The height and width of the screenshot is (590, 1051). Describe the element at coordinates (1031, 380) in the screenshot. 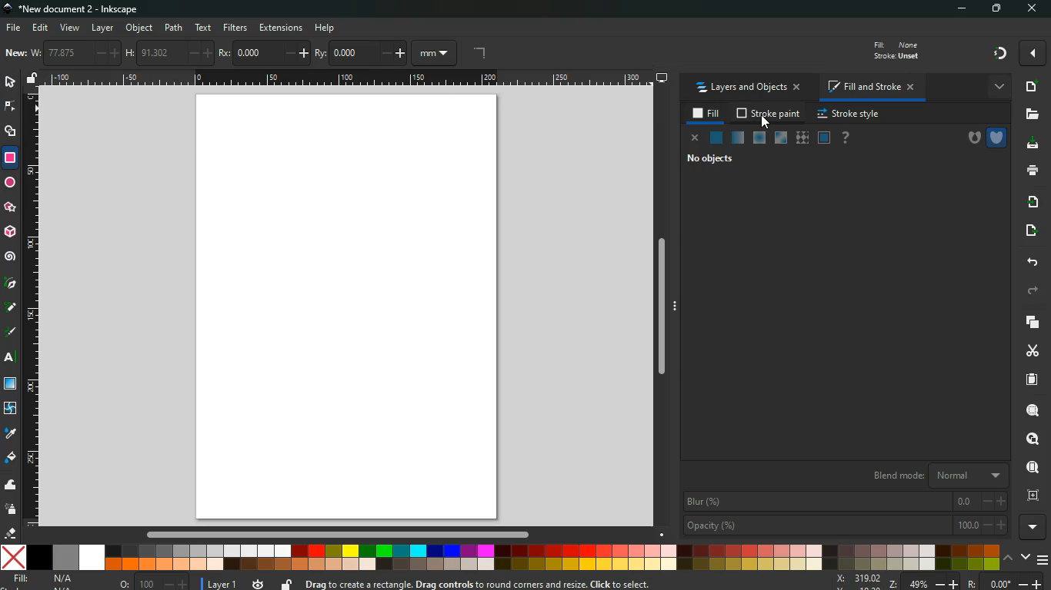

I see `paper` at that location.